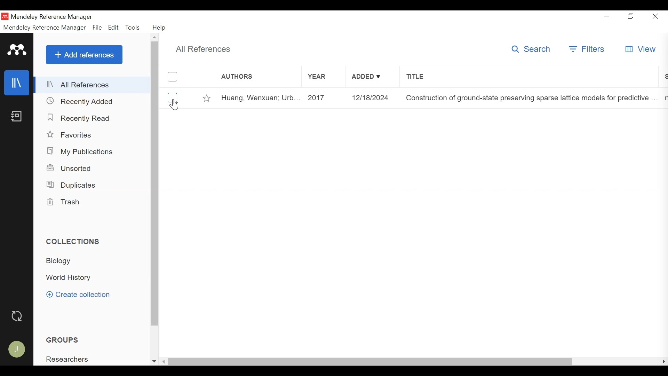 The width and height of the screenshot is (668, 376). I want to click on Scroll up, so click(154, 37).